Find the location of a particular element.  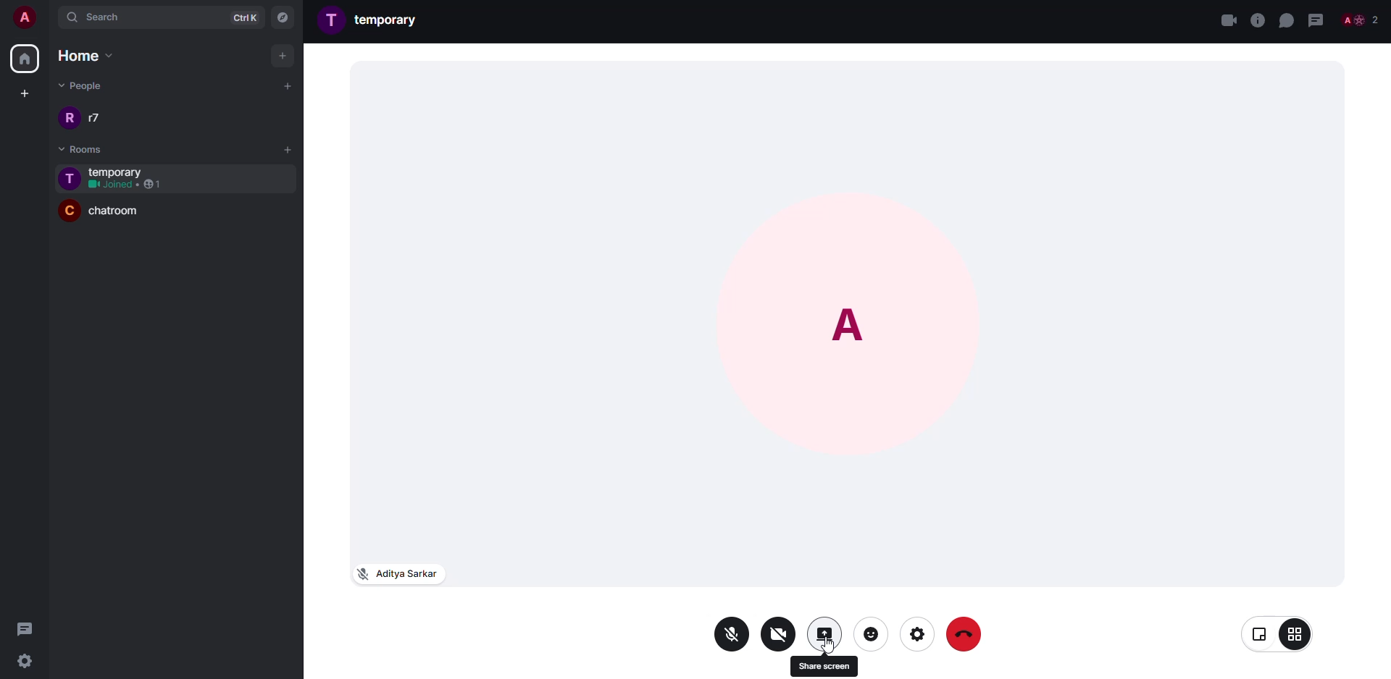

room is located at coordinates (122, 171).